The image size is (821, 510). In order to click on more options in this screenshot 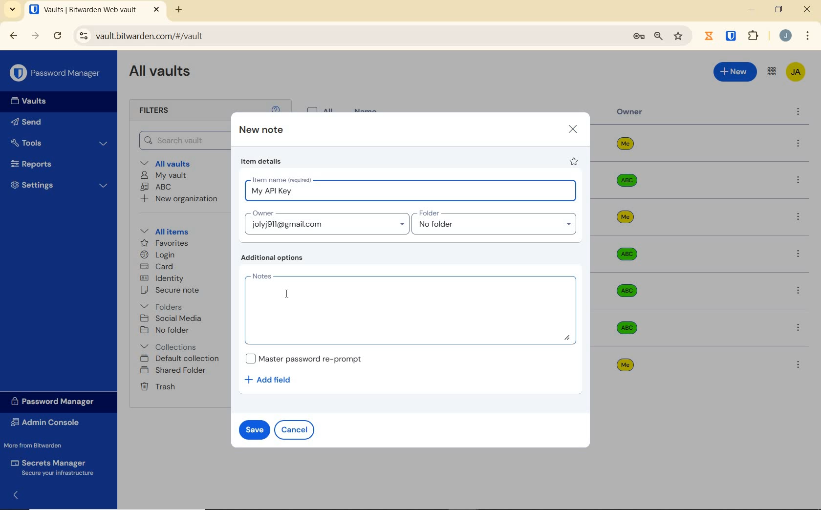, I will do `click(799, 218)`.